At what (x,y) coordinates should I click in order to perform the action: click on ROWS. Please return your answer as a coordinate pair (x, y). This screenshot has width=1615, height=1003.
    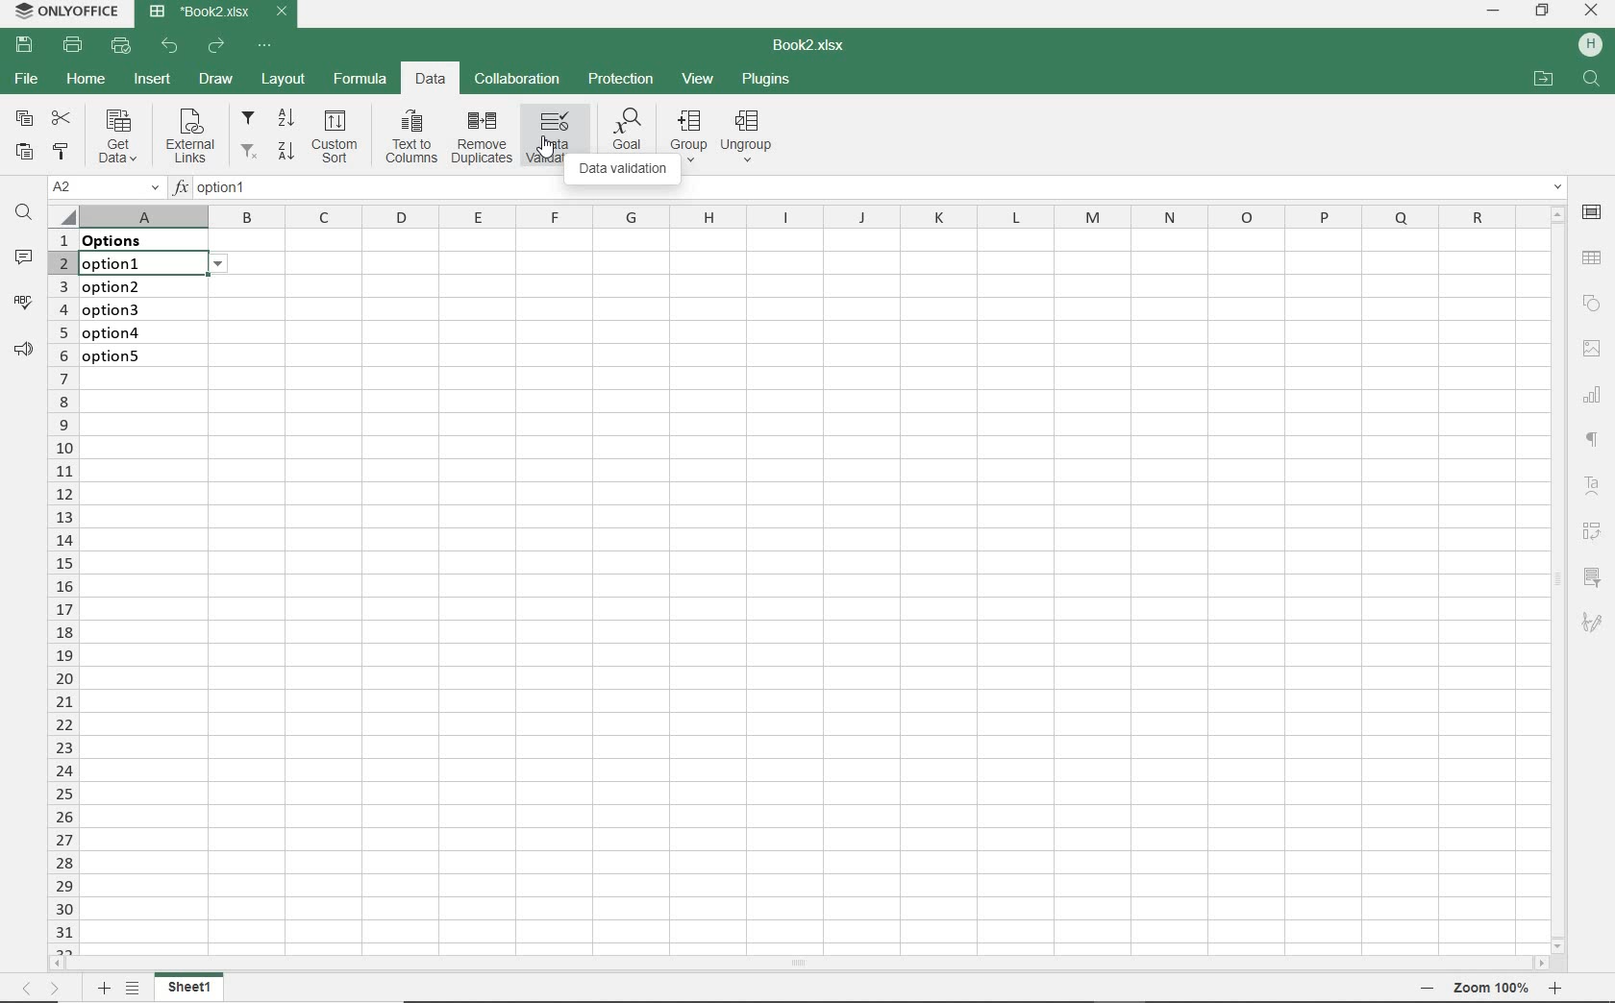
    Looking at the image, I should click on (62, 591).